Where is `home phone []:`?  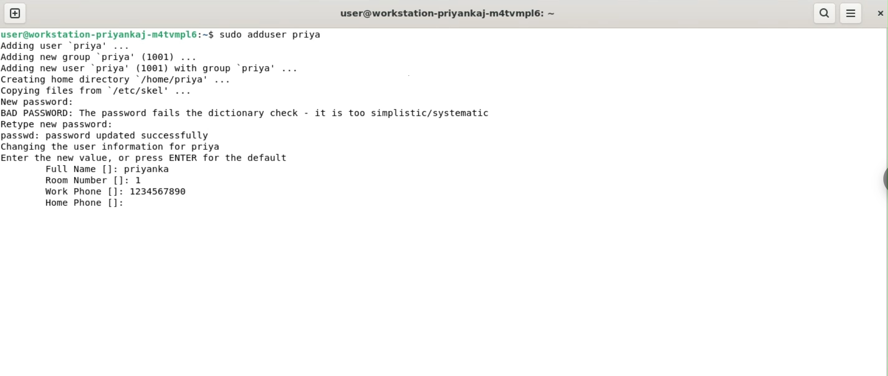
home phone []: is located at coordinates (85, 204).